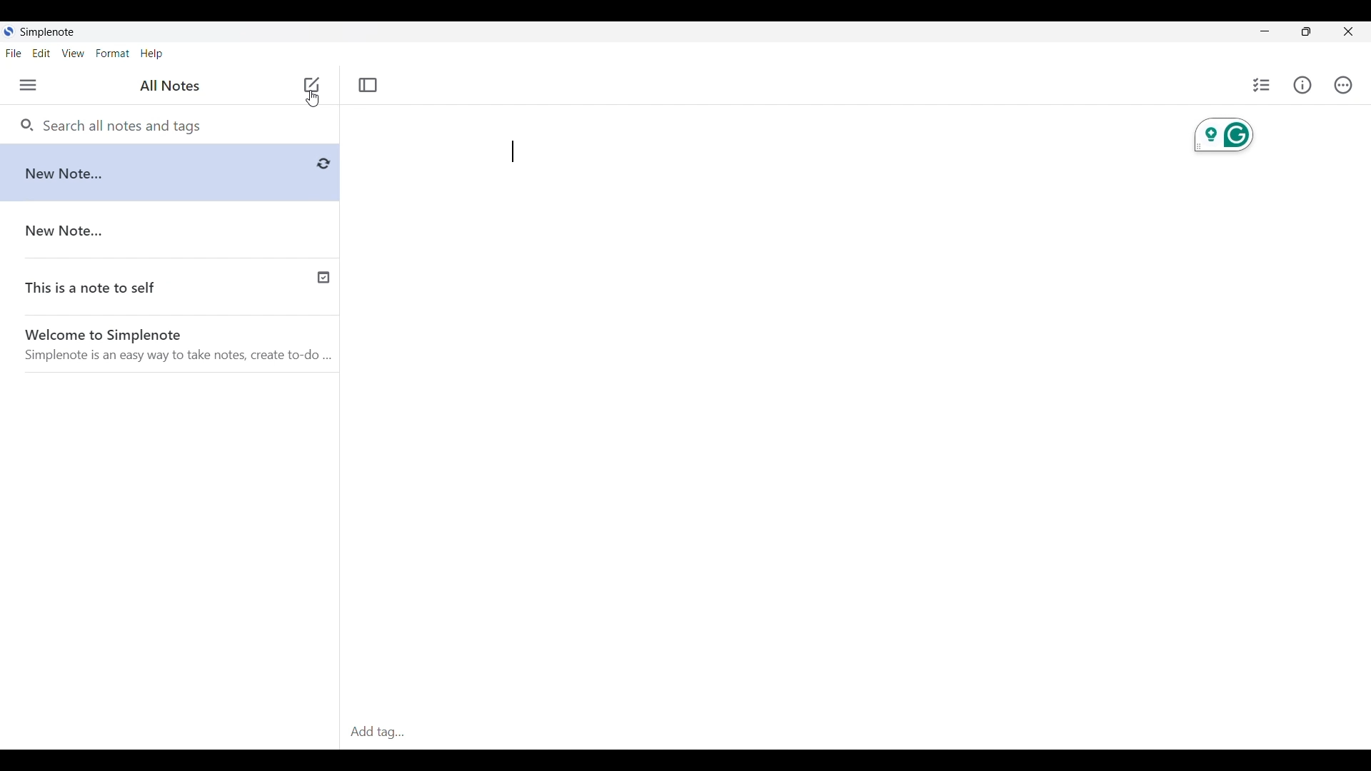 The image size is (1371, 771). Describe the element at coordinates (1302, 84) in the screenshot. I see `Info` at that location.